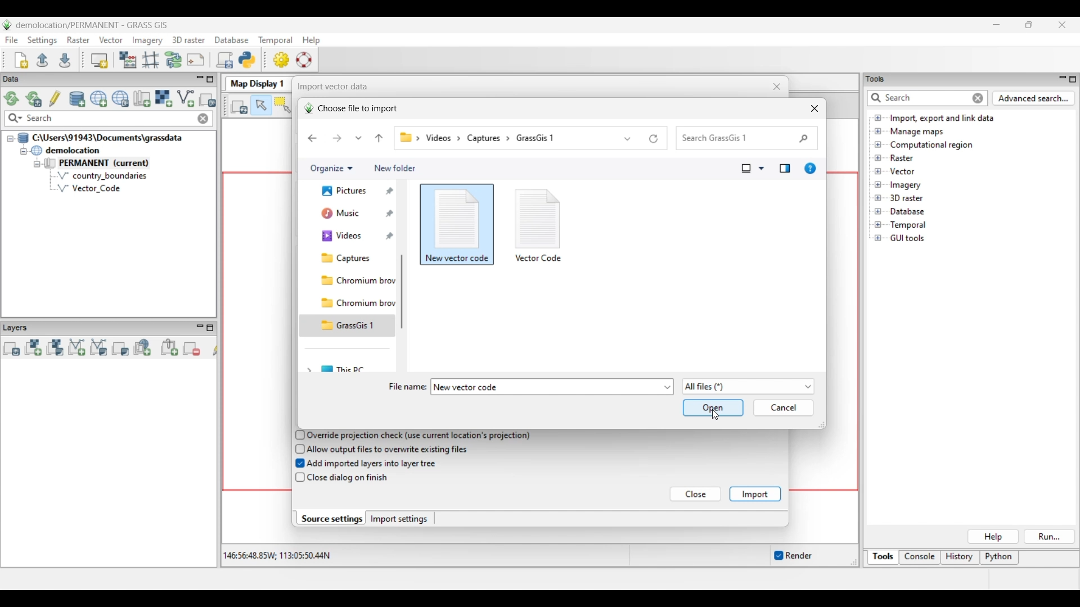  Describe the element at coordinates (200, 80) in the screenshot. I see `Minimize Data menu` at that location.